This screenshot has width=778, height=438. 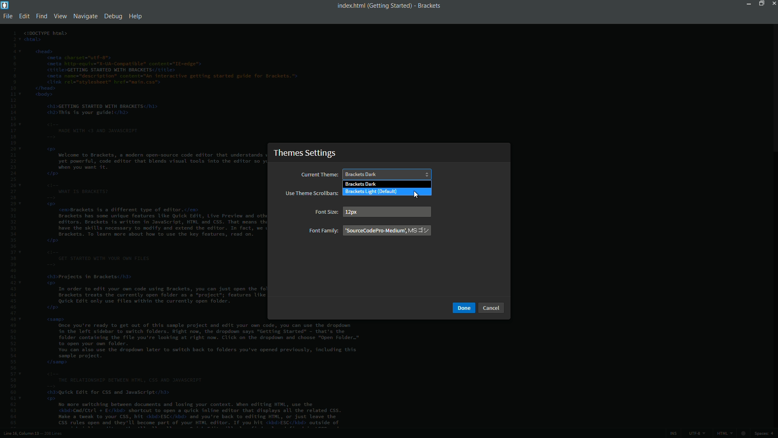 What do you see at coordinates (143, 228) in the screenshot?
I see `file code` at bounding box center [143, 228].